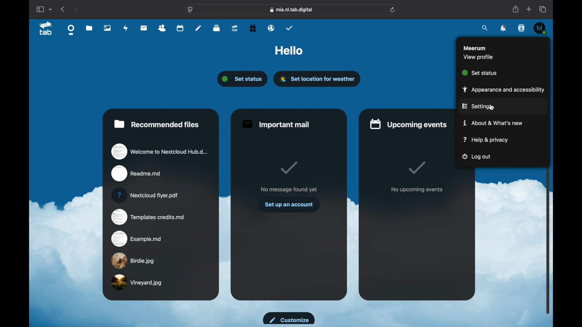  Describe the element at coordinates (136, 173) in the screenshot. I see `readme` at that location.